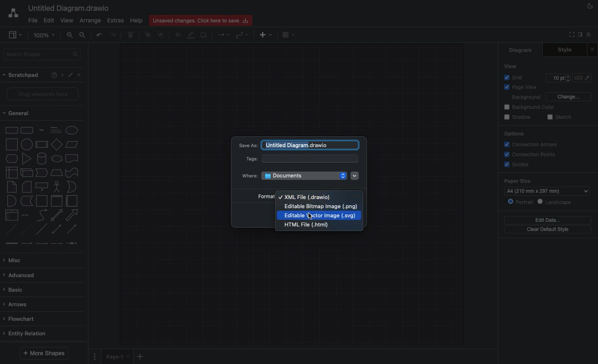  I want to click on Undo, so click(99, 35).